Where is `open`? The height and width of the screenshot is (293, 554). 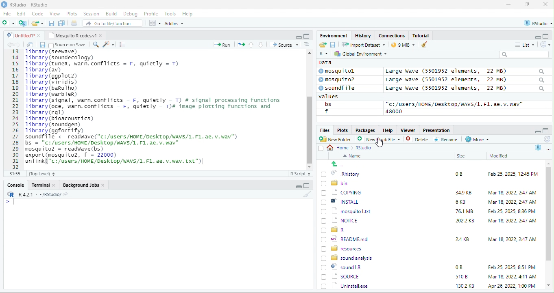
open is located at coordinates (30, 45).